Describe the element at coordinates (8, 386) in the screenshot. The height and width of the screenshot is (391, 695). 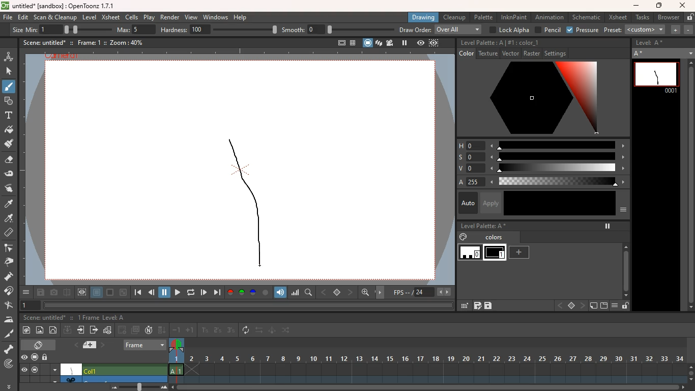
I see `more` at that location.